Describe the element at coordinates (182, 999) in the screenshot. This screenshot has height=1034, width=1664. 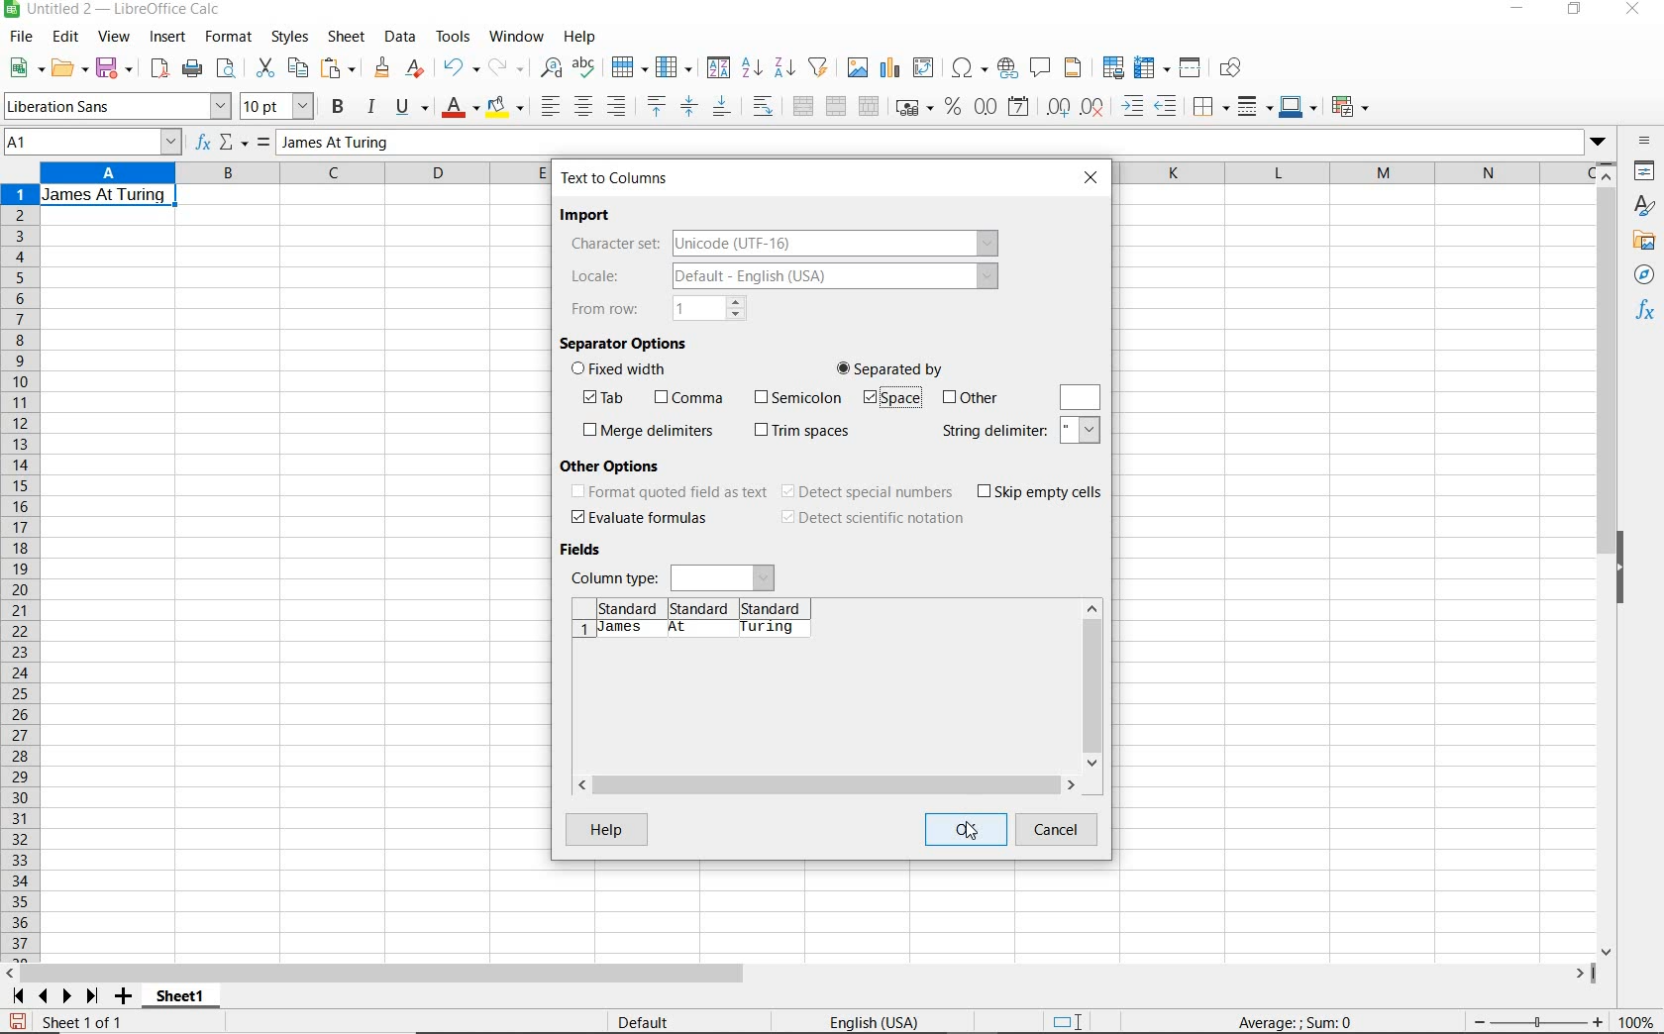
I see `sheet1` at that location.